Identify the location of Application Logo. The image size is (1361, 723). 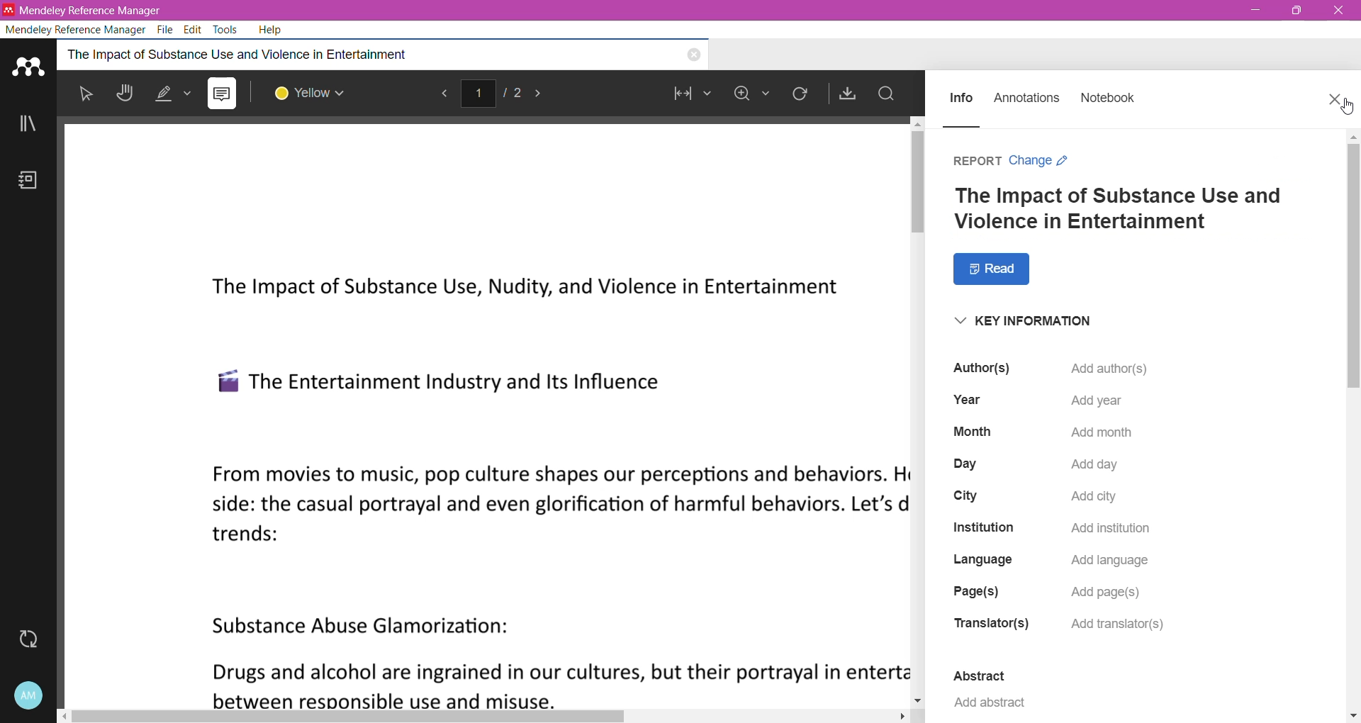
(29, 65).